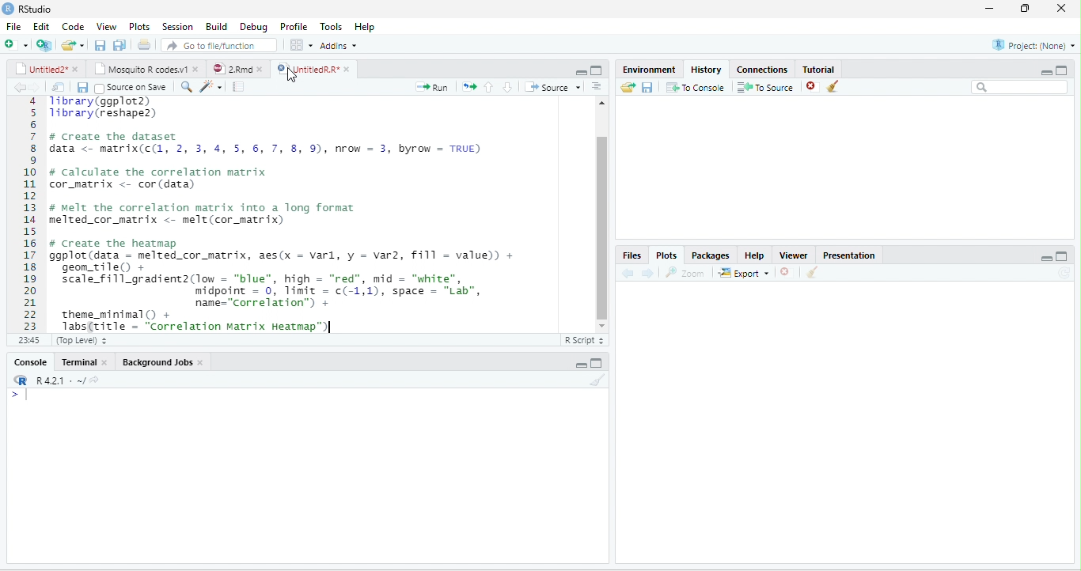  Describe the element at coordinates (57, 380) in the screenshot. I see `R` at that location.